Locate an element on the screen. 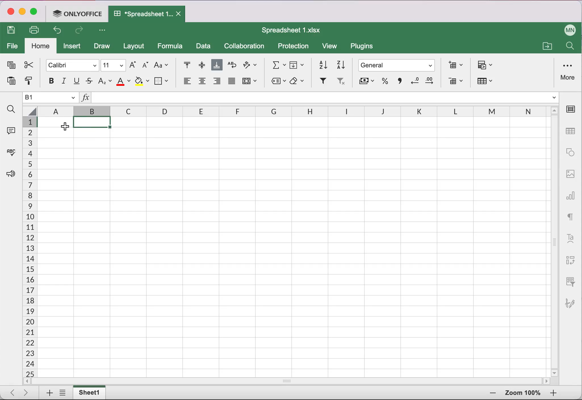 The width and height of the screenshot is (582, 400). ONLYOFFICE is located at coordinates (79, 13).